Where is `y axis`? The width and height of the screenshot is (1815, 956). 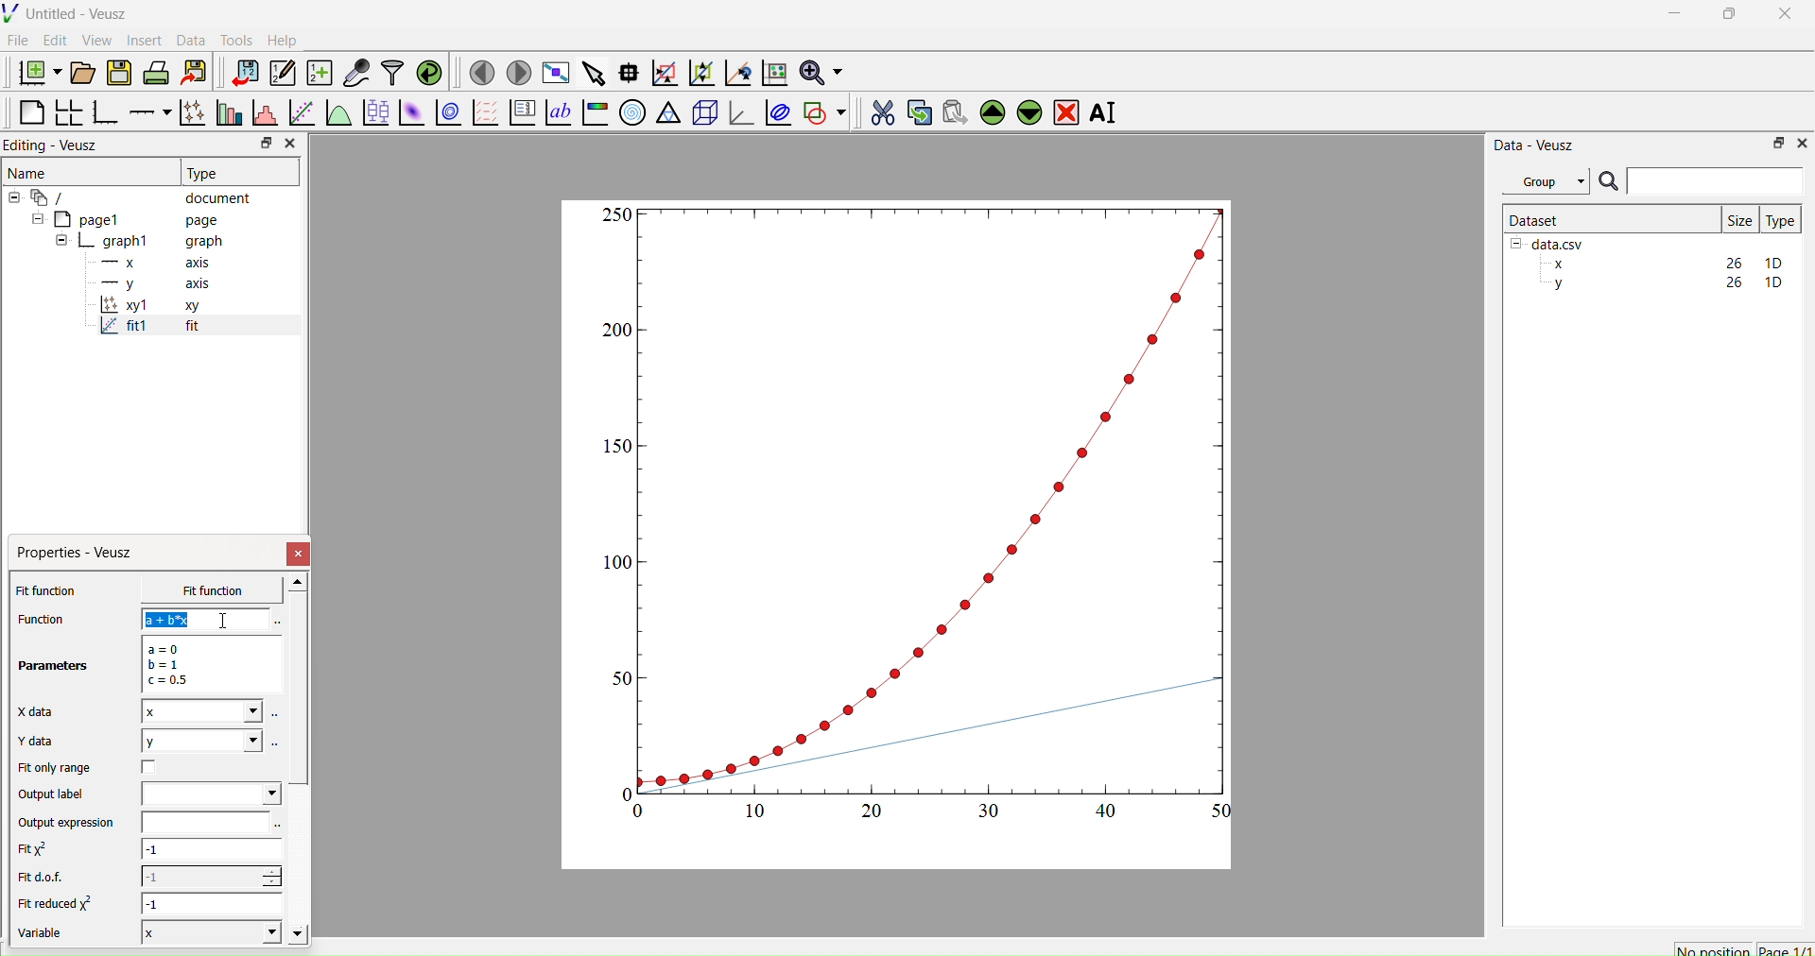
y axis is located at coordinates (145, 283).